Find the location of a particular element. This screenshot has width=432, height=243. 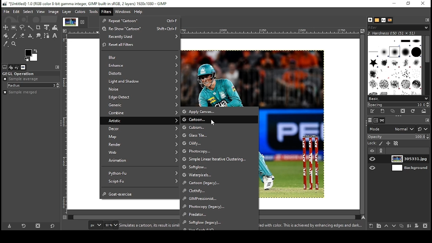

select brush collection is located at coordinates (398, 99).